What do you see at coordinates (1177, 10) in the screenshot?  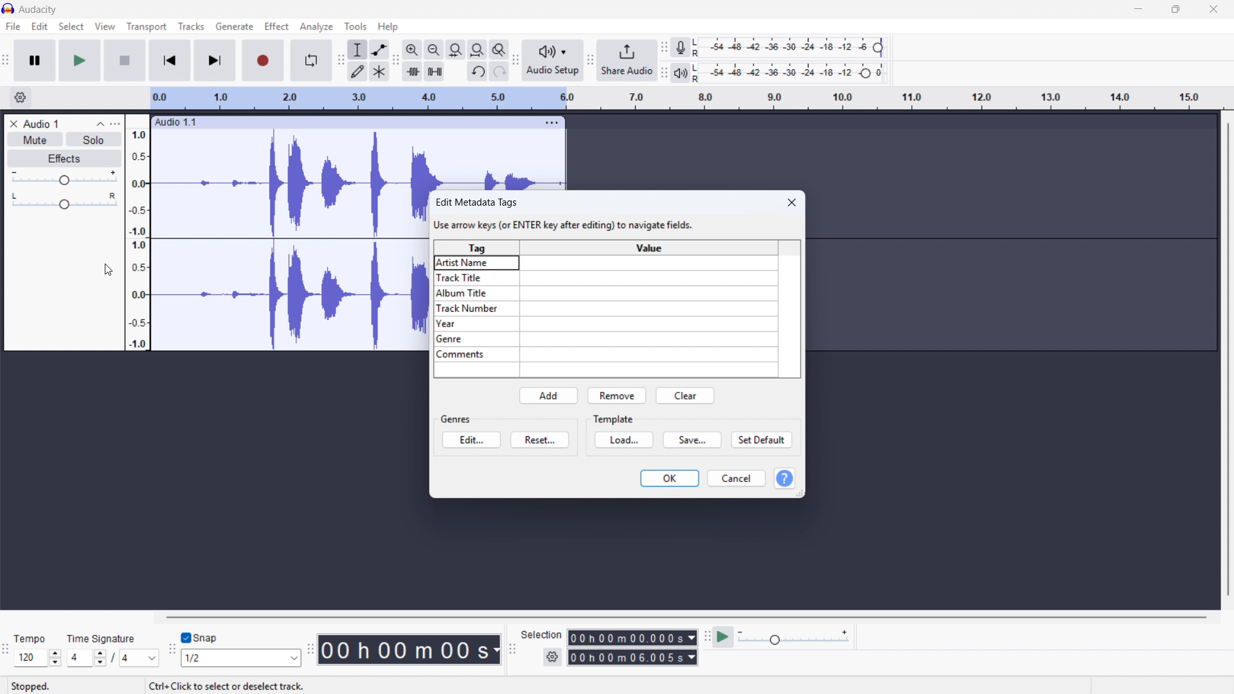 I see `maximize` at bounding box center [1177, 10].